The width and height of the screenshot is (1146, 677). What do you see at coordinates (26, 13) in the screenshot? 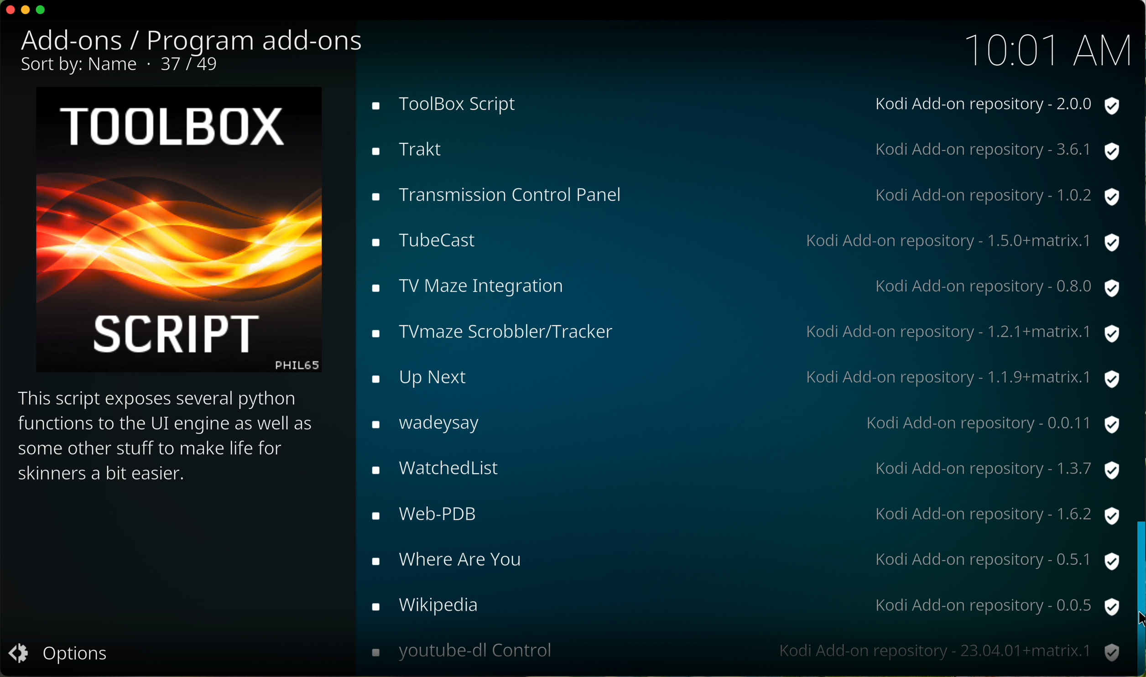
I see `minimize` at bounding box center [26, 13].